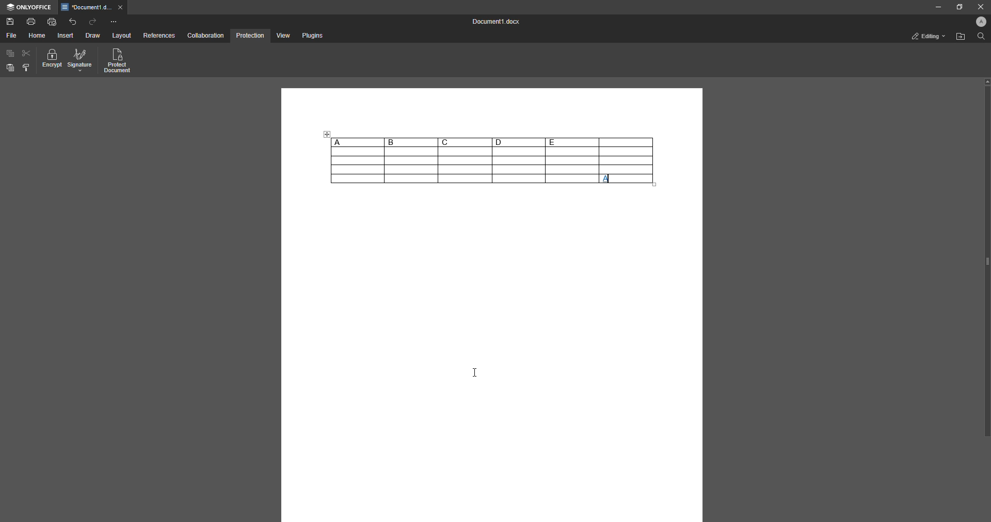  What do you see at coordinates (461, 166) in the screenshot?
I see `Cells` at bounding box center [461, 166].